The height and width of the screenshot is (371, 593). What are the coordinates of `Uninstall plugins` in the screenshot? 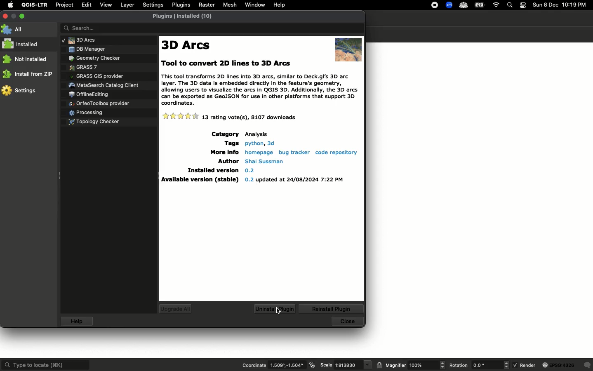 It's located at (274, 309).